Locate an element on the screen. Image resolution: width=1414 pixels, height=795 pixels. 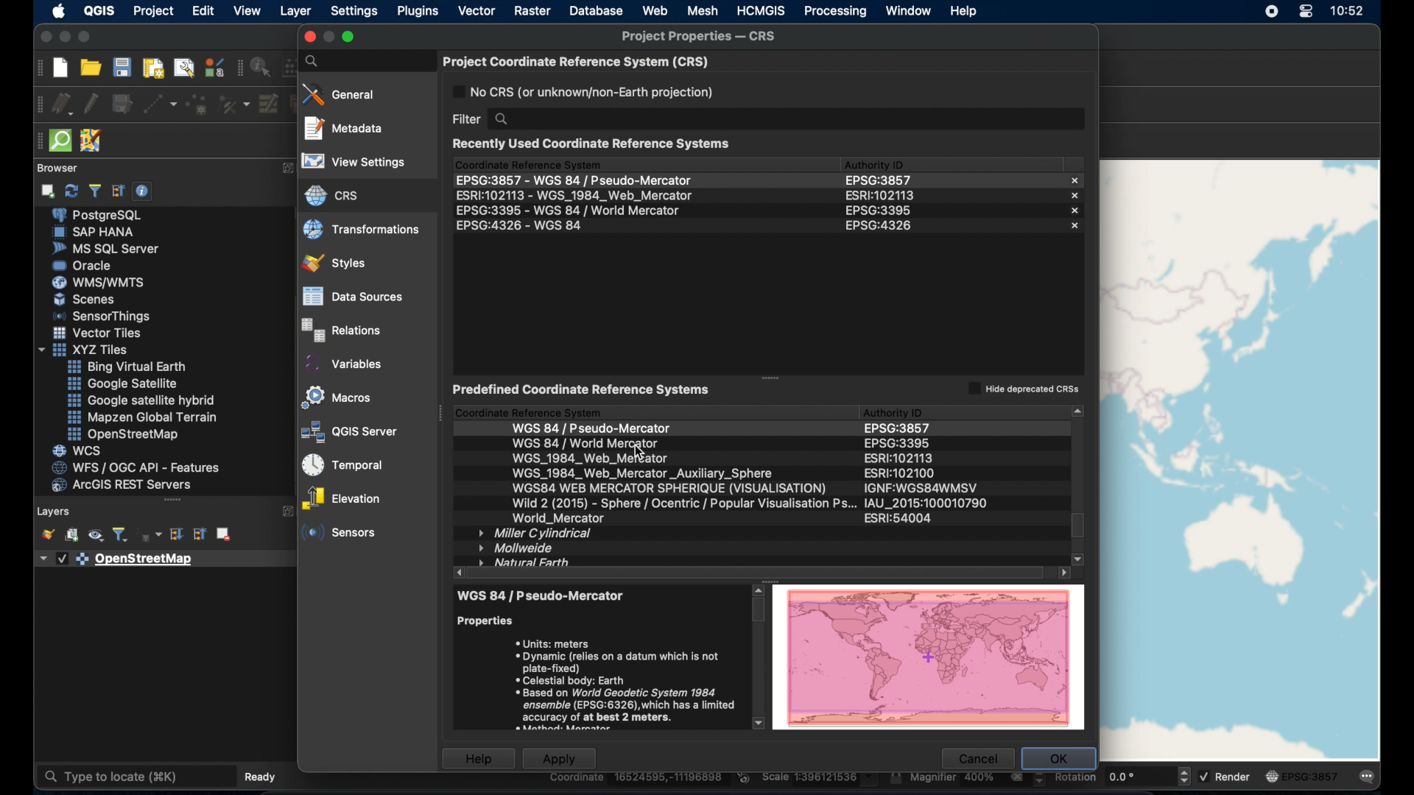
xyzzy tiles is located at coordinates (82, 350).